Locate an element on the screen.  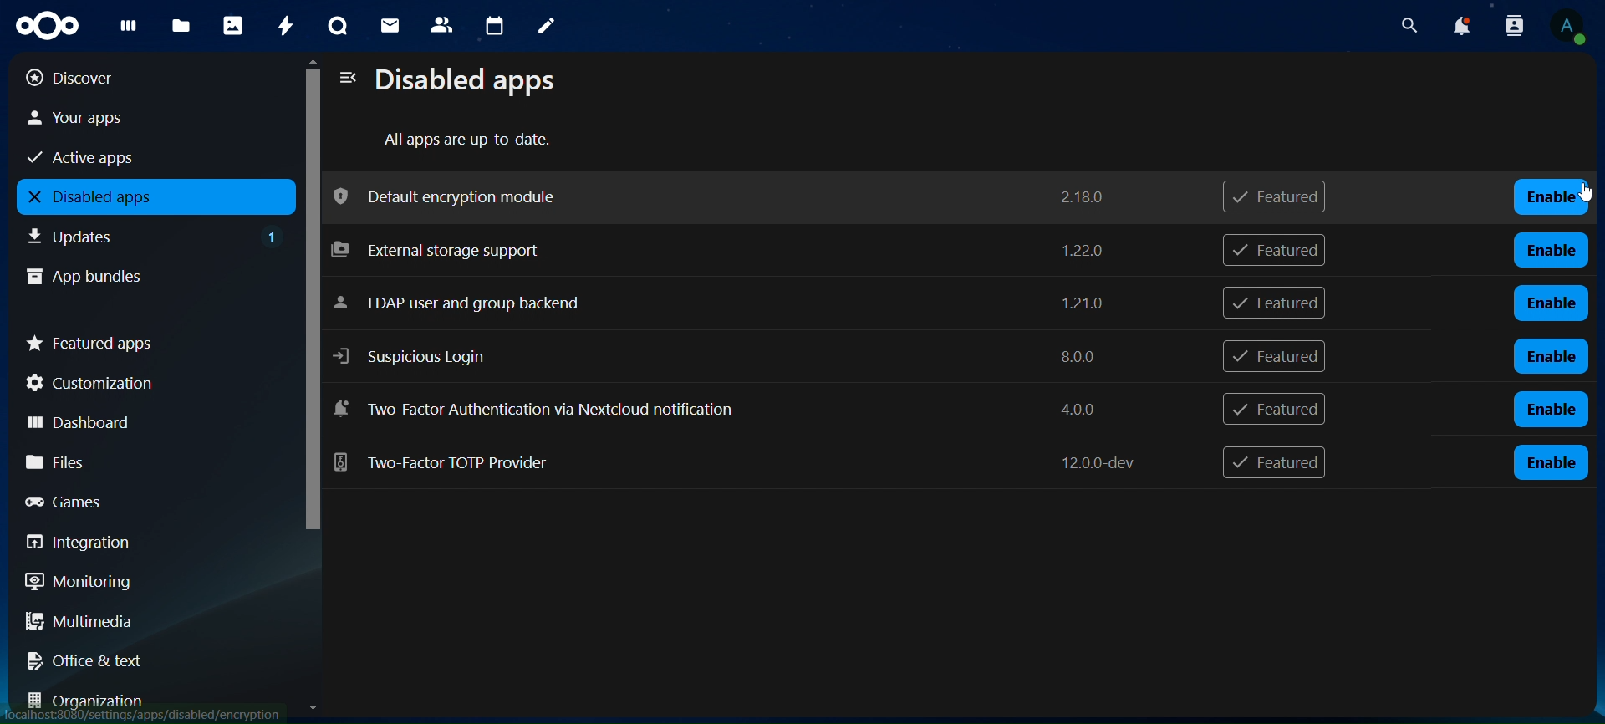
your apps is located at coordinates (135, 118).